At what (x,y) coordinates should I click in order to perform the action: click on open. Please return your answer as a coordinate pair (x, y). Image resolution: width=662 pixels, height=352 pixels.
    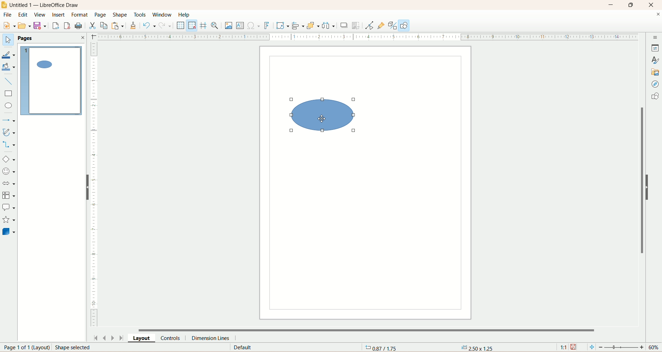
    Looking at the image, I should click on (24, 25).